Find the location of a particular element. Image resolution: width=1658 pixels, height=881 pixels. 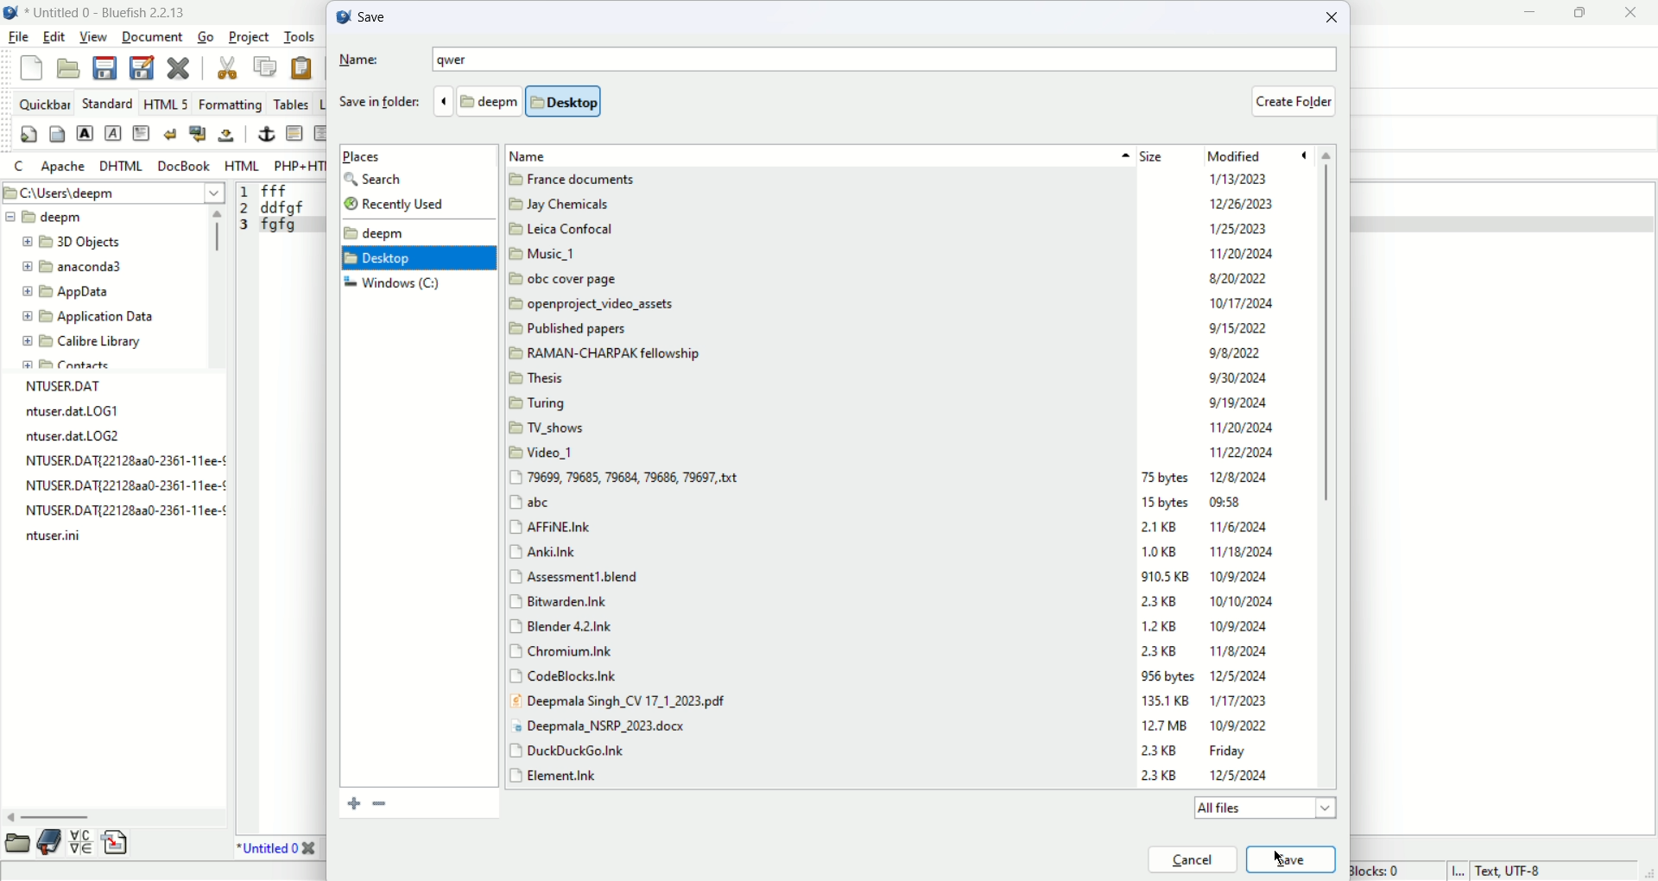

vertical scroll bar is located at coordinates (1331, 468).